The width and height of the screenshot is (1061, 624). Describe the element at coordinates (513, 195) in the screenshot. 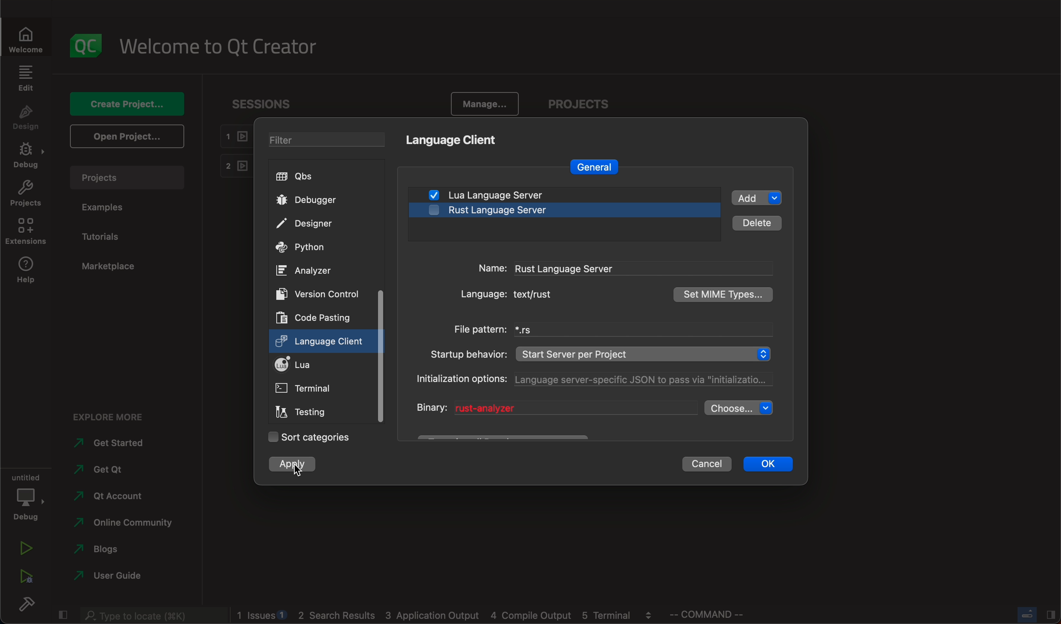

I see `lua` at that location.